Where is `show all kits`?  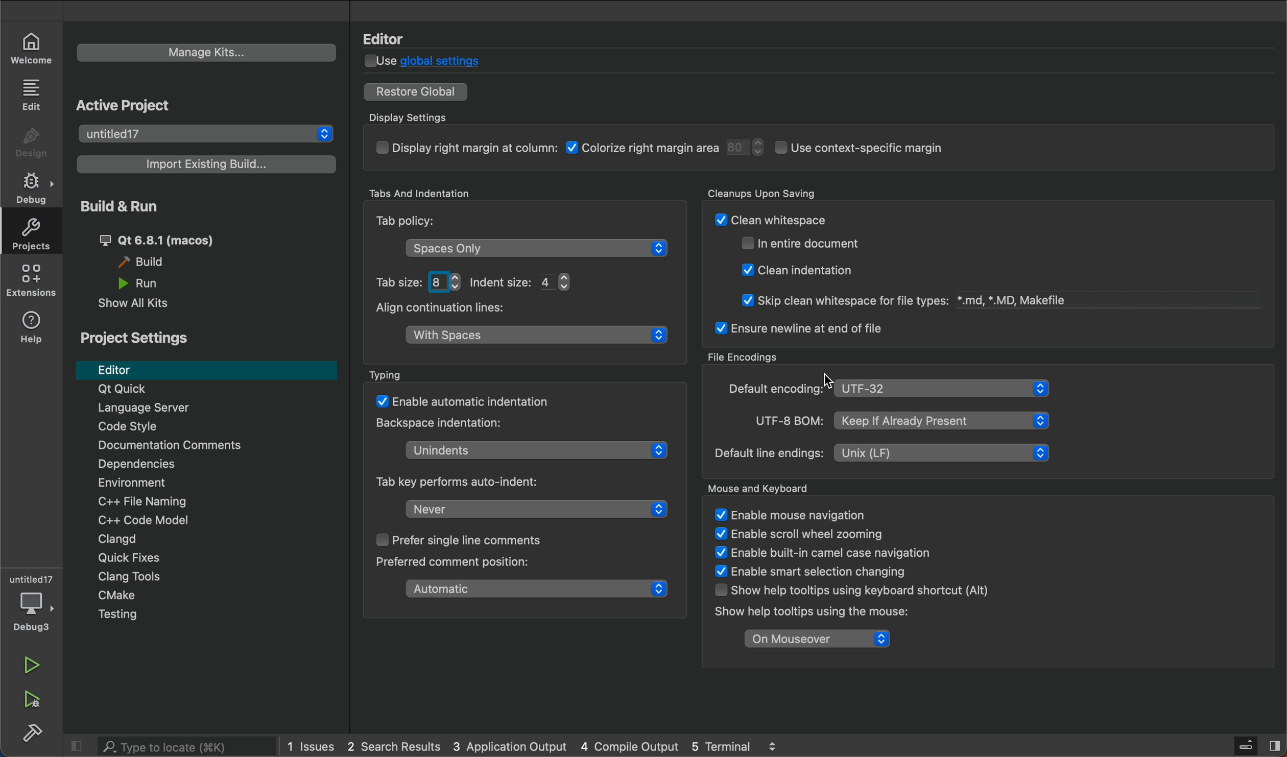 show all kits is located at coordinates (136, 306).